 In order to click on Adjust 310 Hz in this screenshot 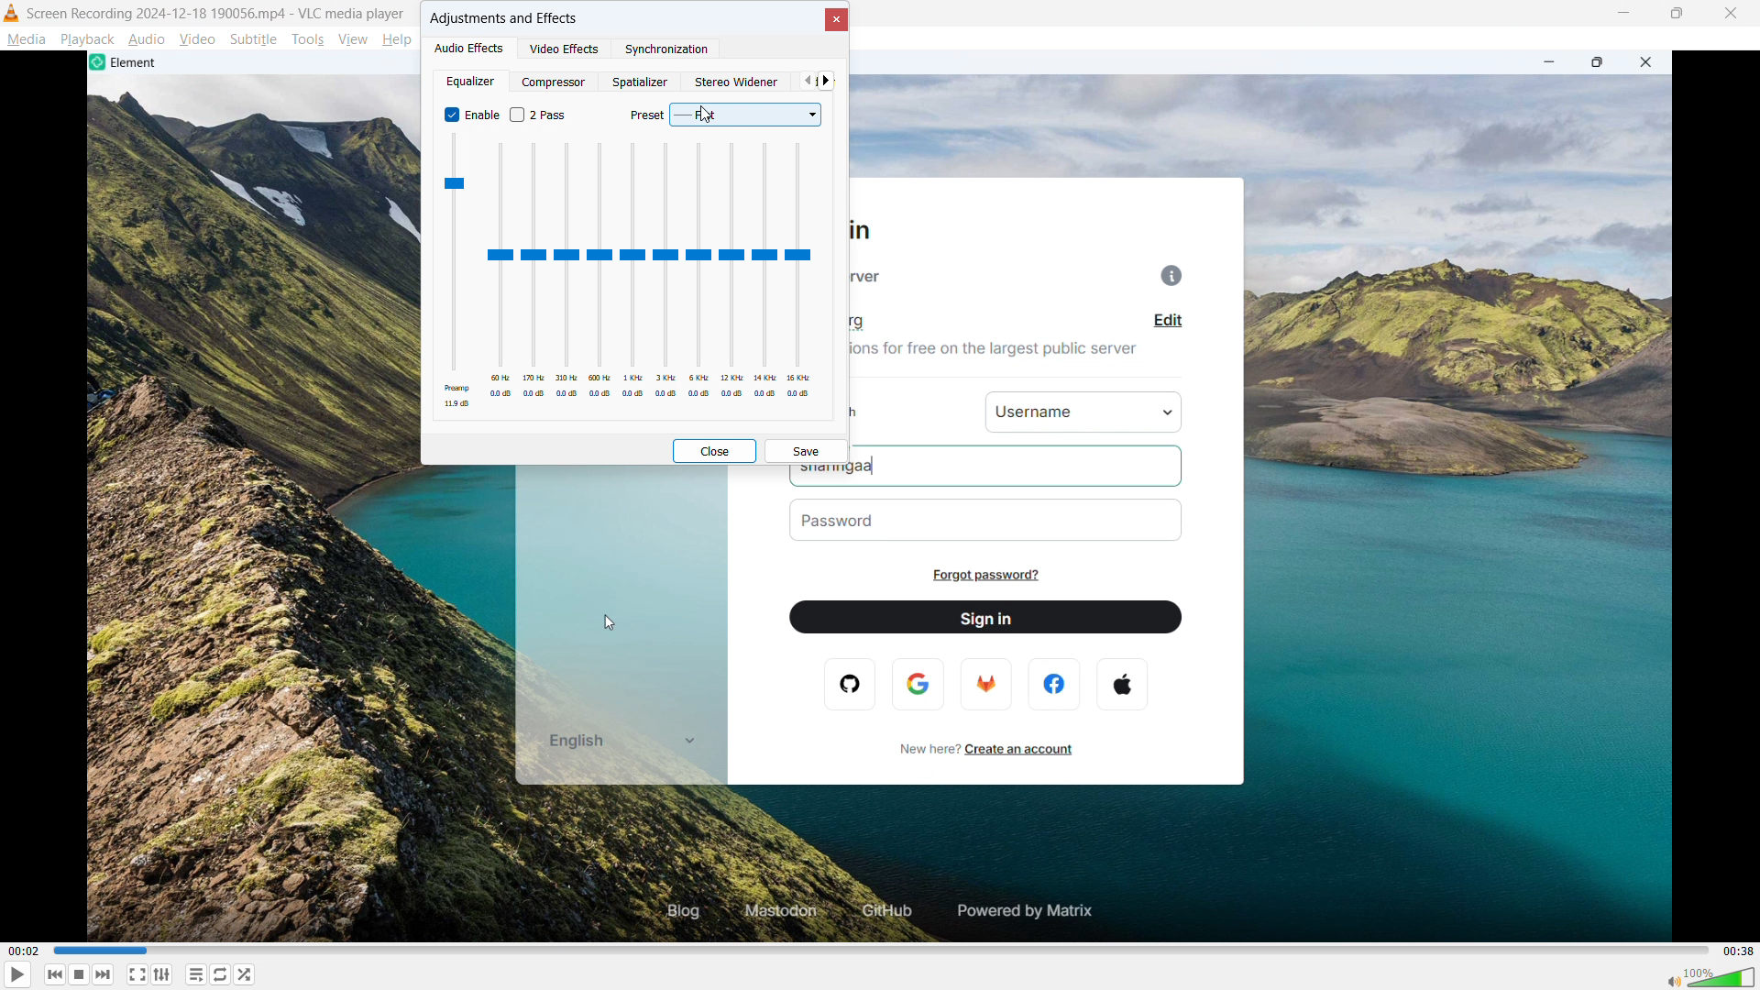, I will do `click(567, 271)`.